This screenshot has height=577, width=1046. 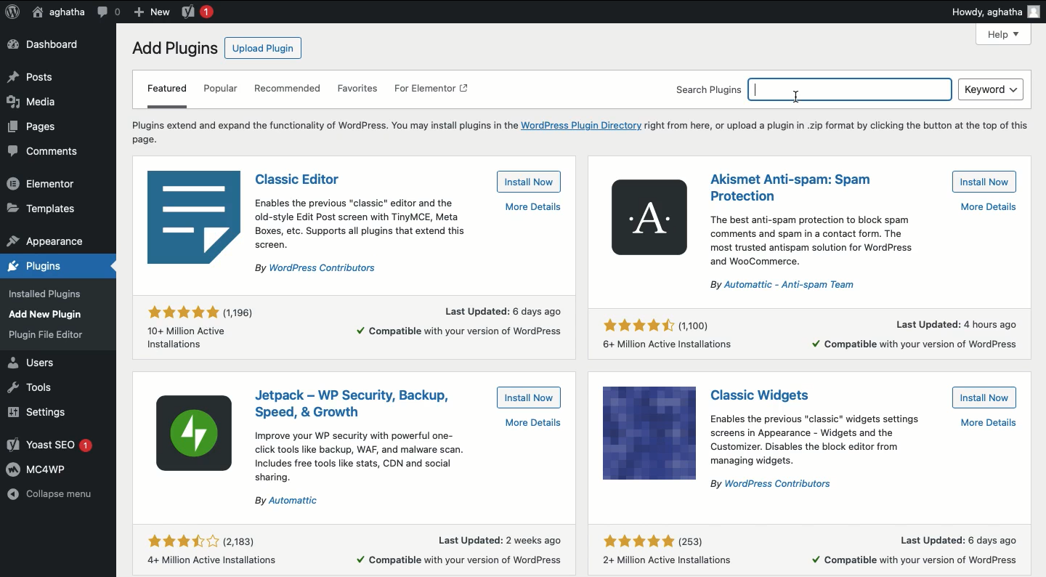 What do you see at coordinates (865, 451) in the screenshot?
I see `Enables the previous "classic" widgets settings Mo
screens in Appearance - Widgets and the

Customize. Disables the block editor from

managing widgets.

By WordPress Contributors` at bounding box center [865, 451].